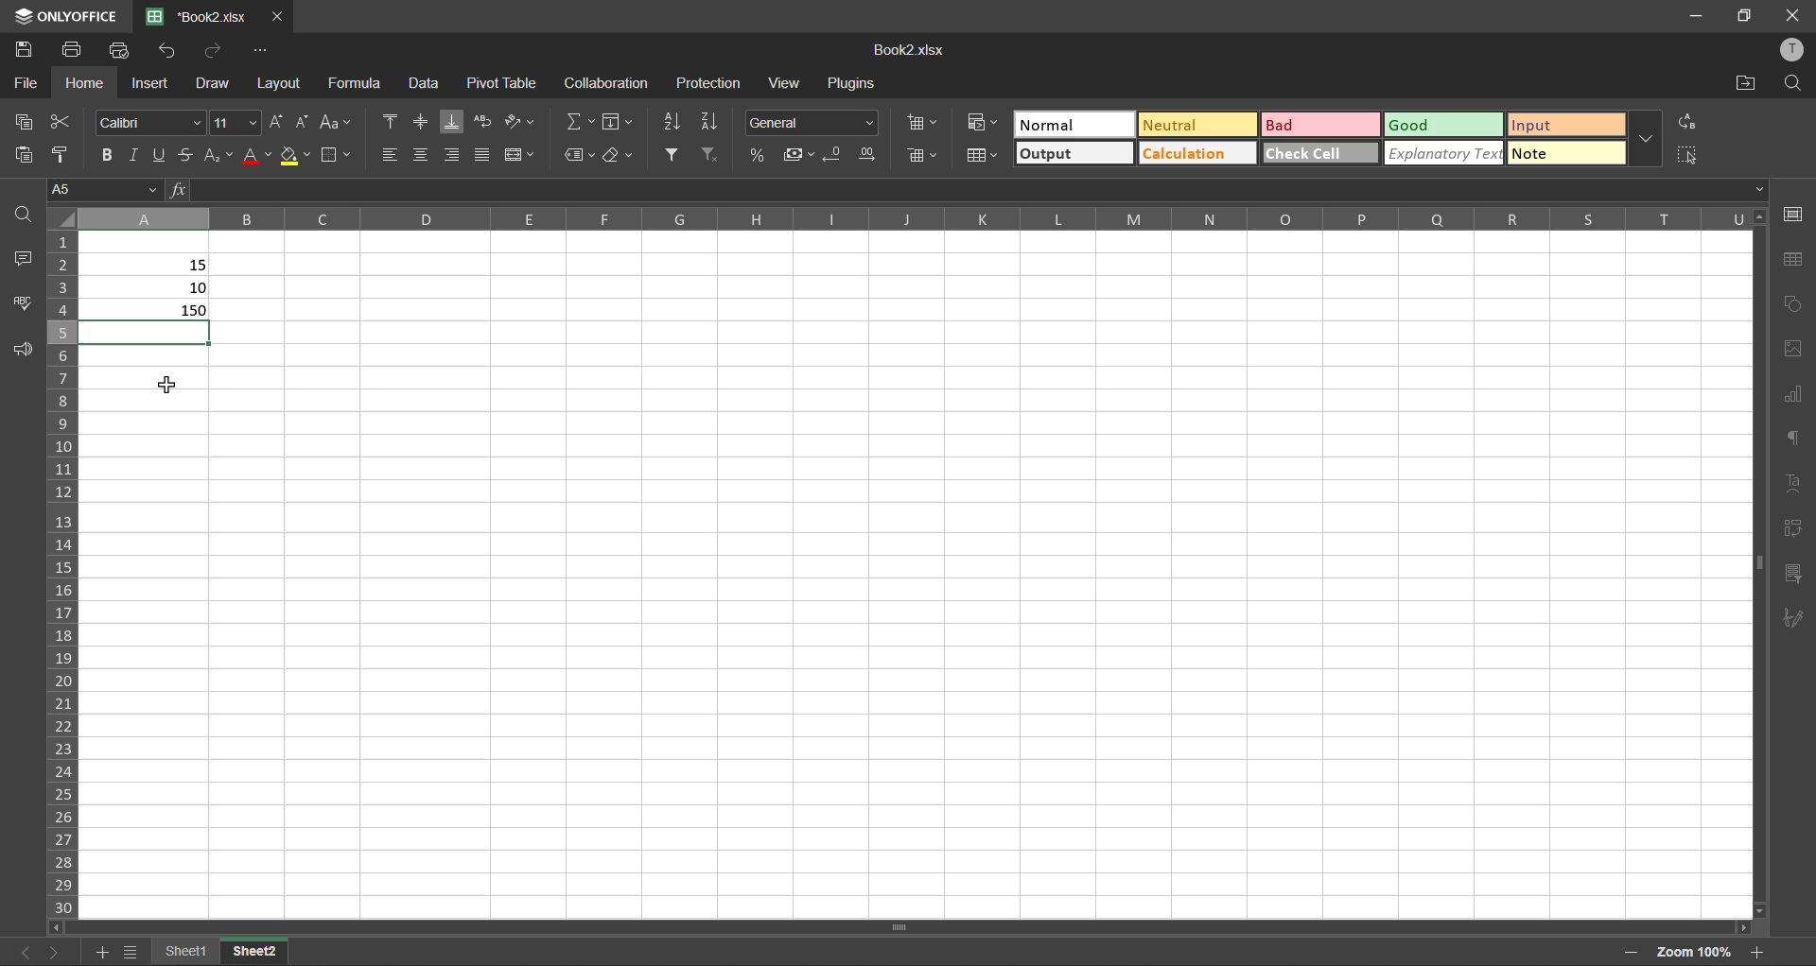 The height and width of the screenshot is (966, 1816). What do you see at coordinates (159, 152) in the screenshot?
I see `underline` at bounding box center [159, 152].